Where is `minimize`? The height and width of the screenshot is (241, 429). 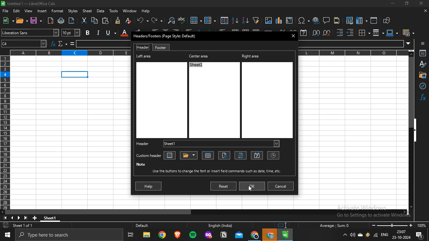
minimize is located at coordinates (392, 3).